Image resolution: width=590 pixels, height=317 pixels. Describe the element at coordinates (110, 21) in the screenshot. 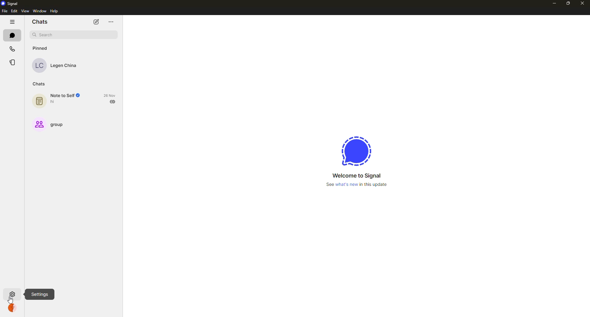

I see `more` at that location.